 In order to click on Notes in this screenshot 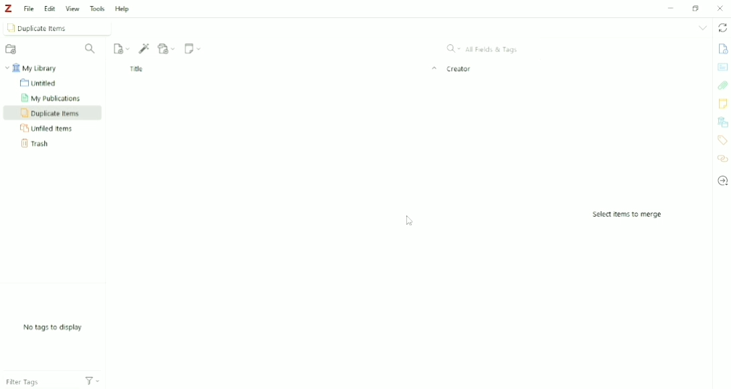, I will do `click(723, 104)`.